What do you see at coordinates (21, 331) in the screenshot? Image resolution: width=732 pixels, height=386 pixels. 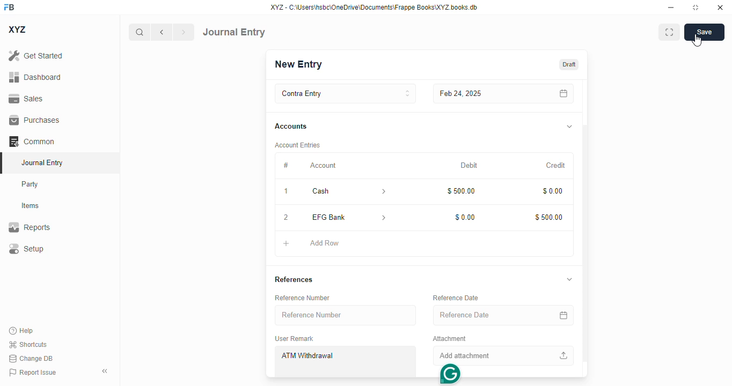 I see `help` at bounding box center [21, 331].